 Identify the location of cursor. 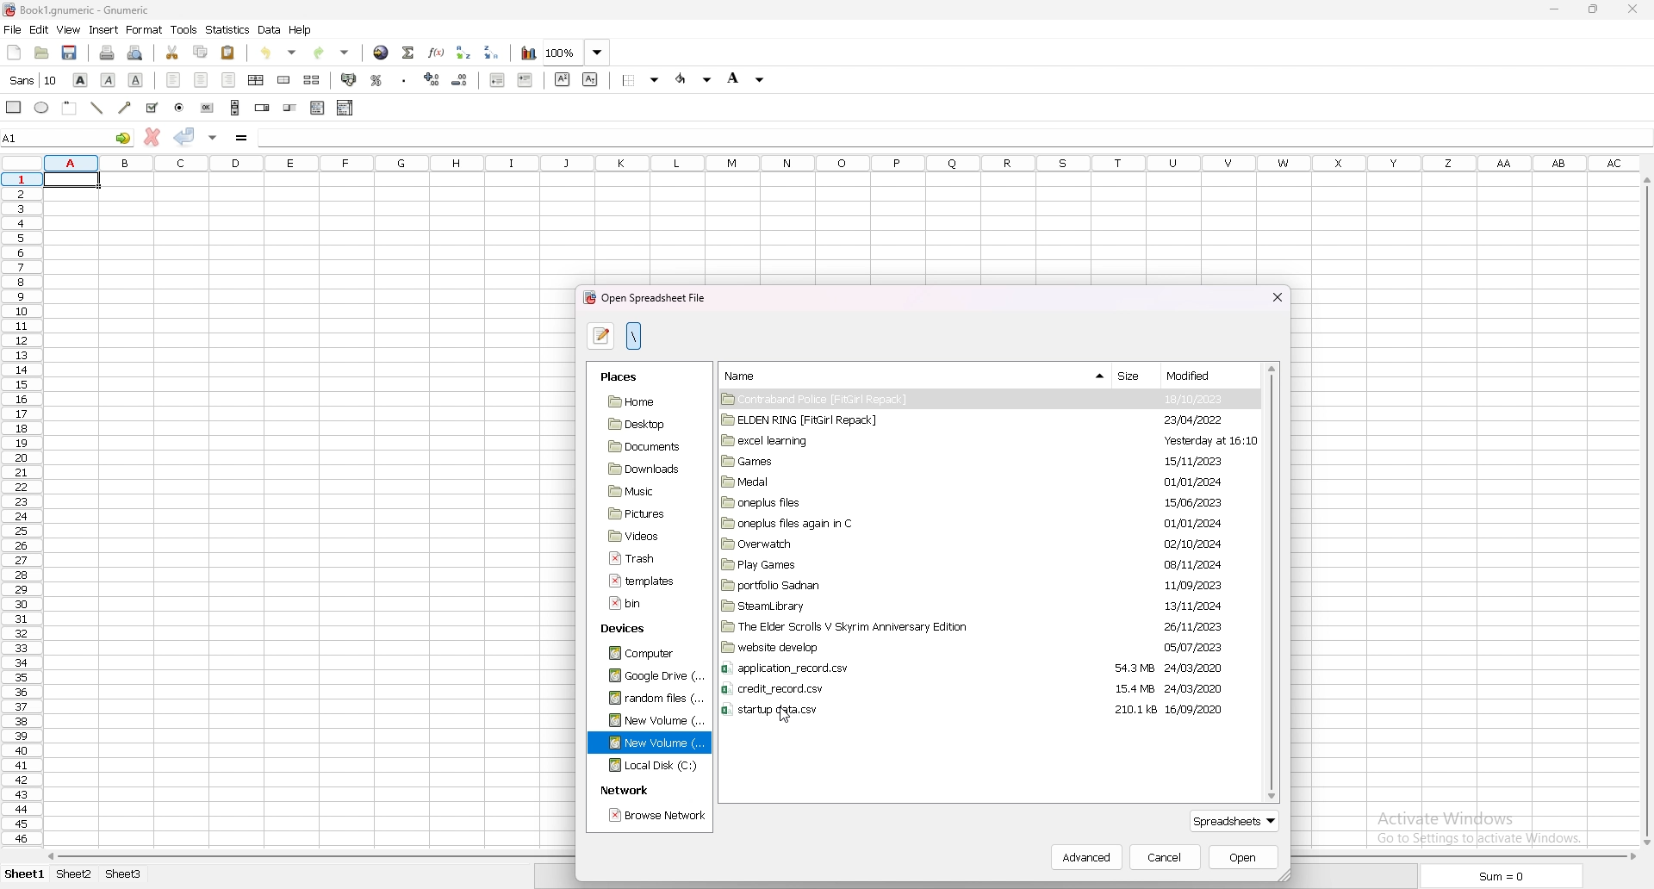
(780, 724).